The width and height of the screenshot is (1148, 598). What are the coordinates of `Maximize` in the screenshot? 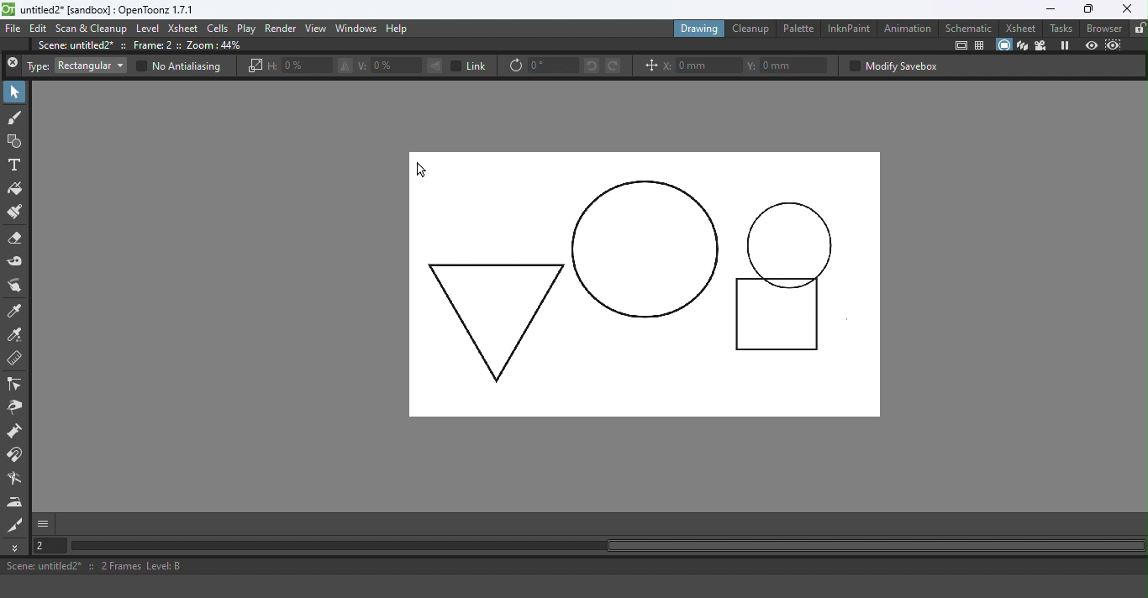 It's located at (1087, 8).